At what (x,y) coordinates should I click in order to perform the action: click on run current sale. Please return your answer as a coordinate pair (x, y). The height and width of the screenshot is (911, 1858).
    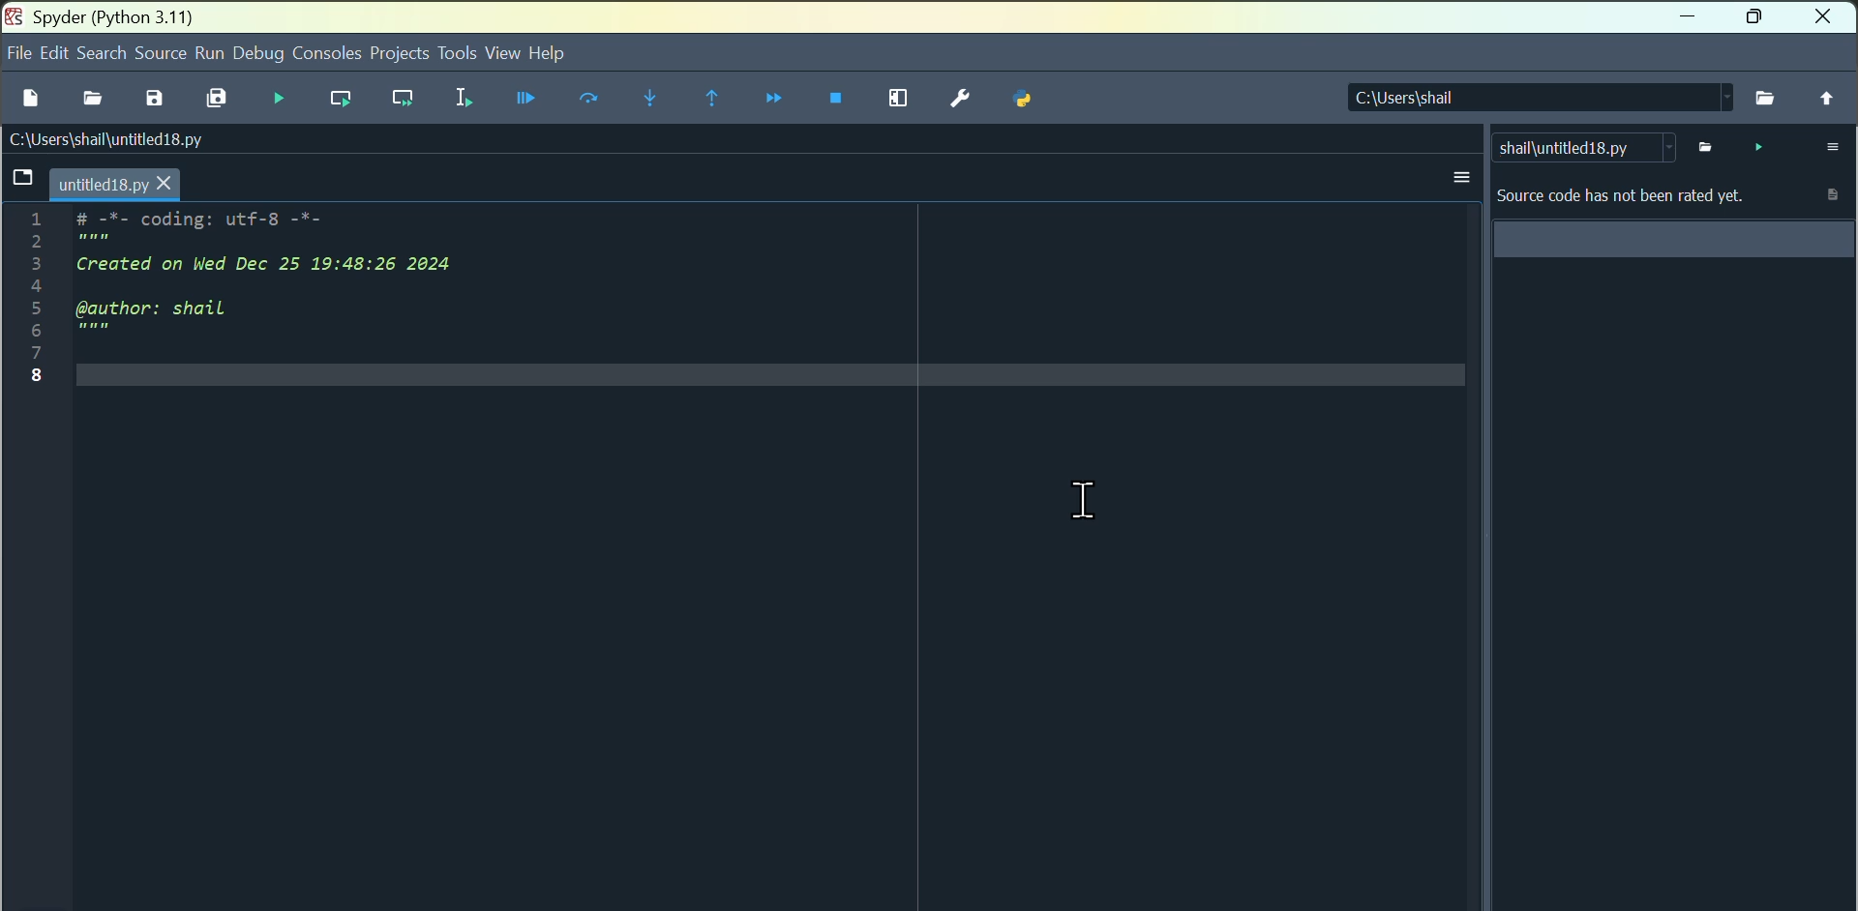
    Looking at the image, I should click on (345, 104).